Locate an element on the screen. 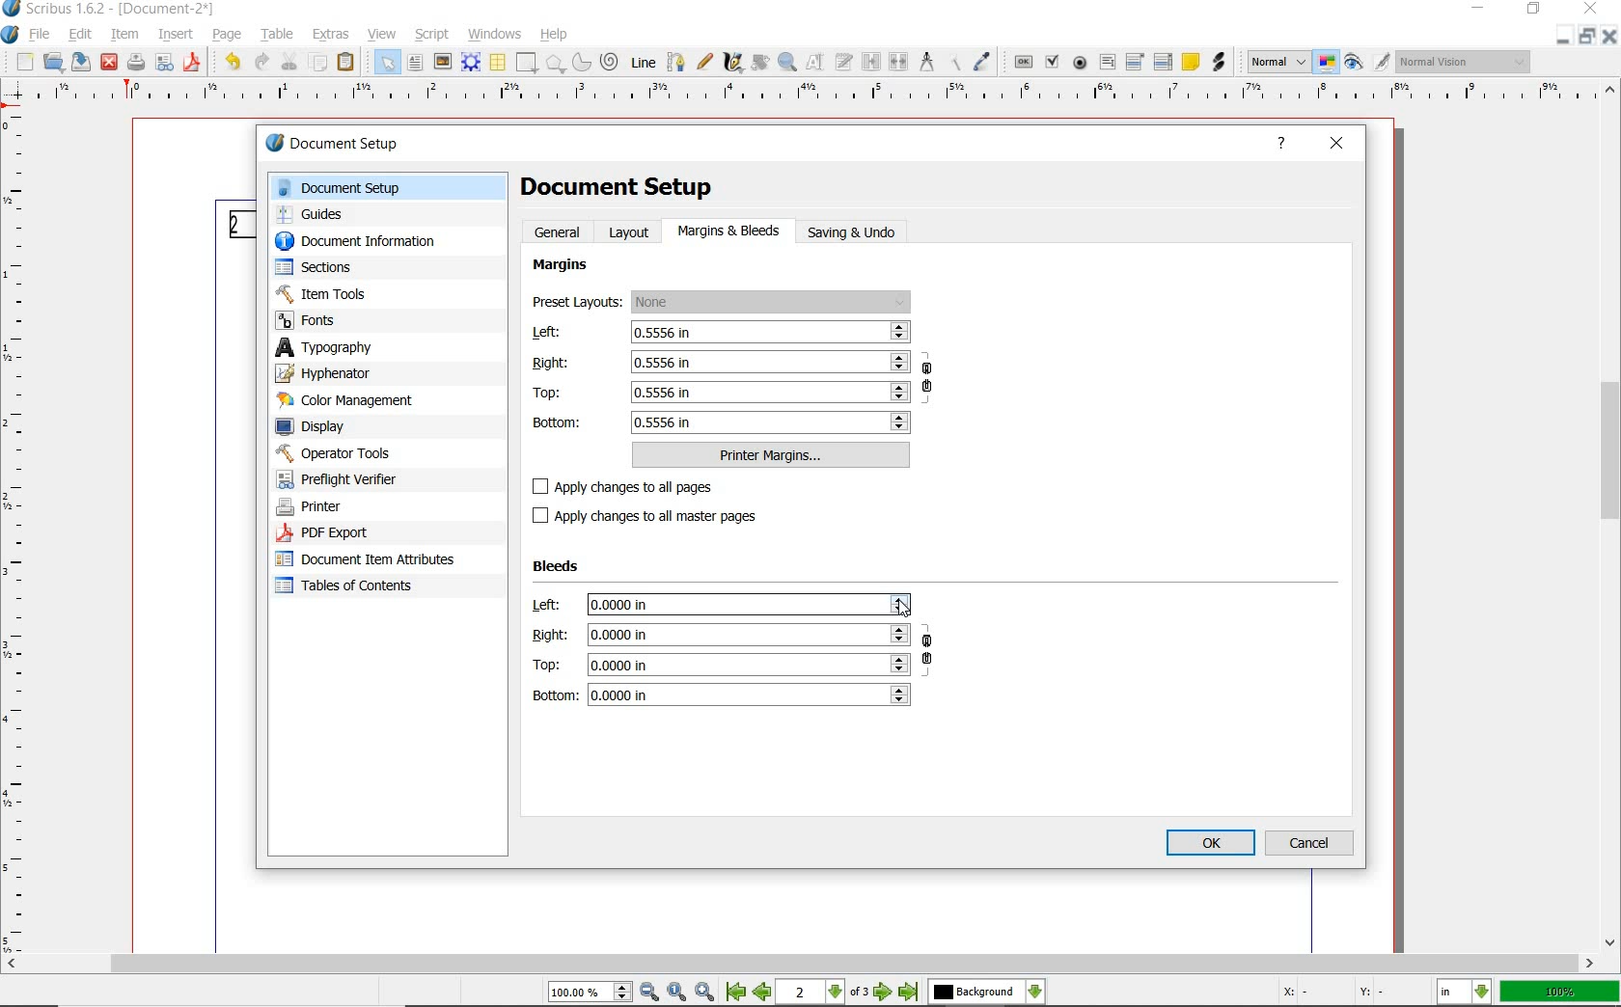 This screenshot has width=1621, height=1007. display is located at coordinates (319, 427).